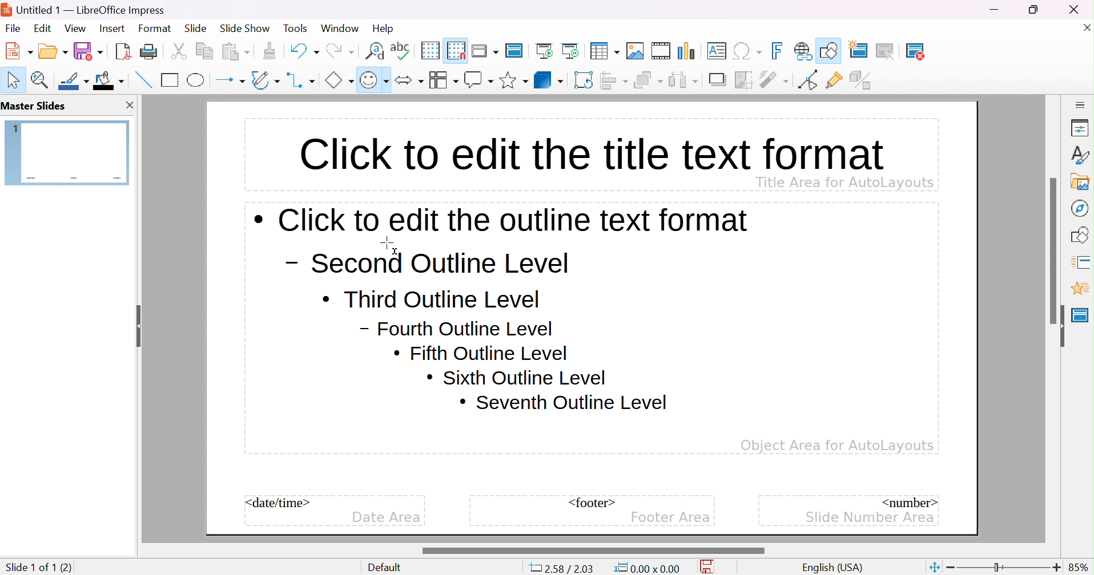 The image size is (1094, 575). Describe the element at coordinates (636, 51) in the screenshot. I see `insert image` at that location.